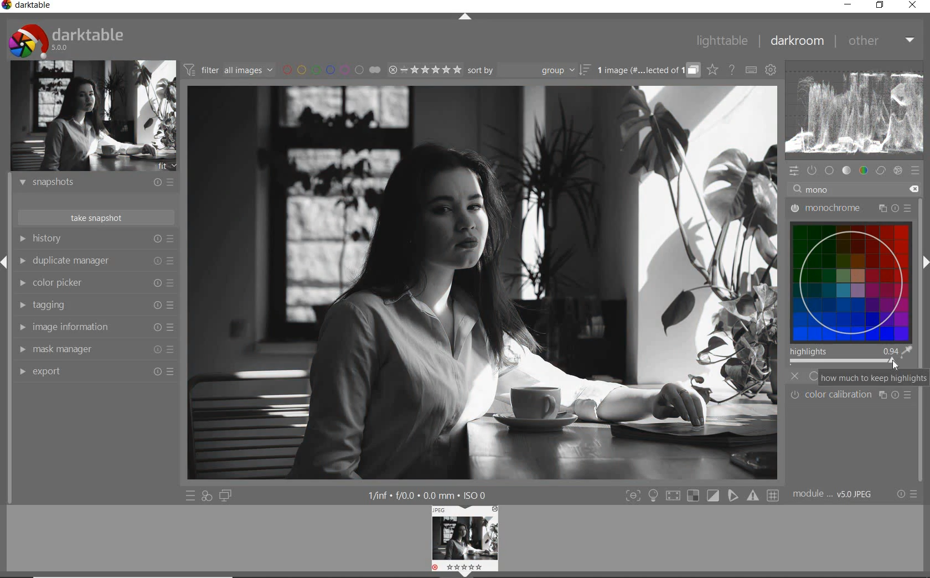 This screenshot has width=930, height=578. Describe the element at coordinates (228, 70) in the screenshot. I see `filter all images by module order` at that location.